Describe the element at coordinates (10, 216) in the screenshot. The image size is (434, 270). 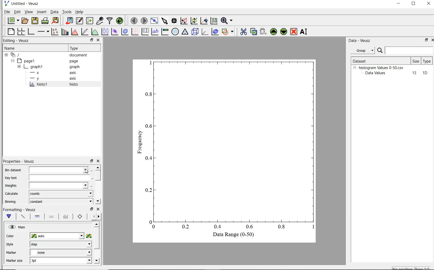
I see `main formatting` at that location.